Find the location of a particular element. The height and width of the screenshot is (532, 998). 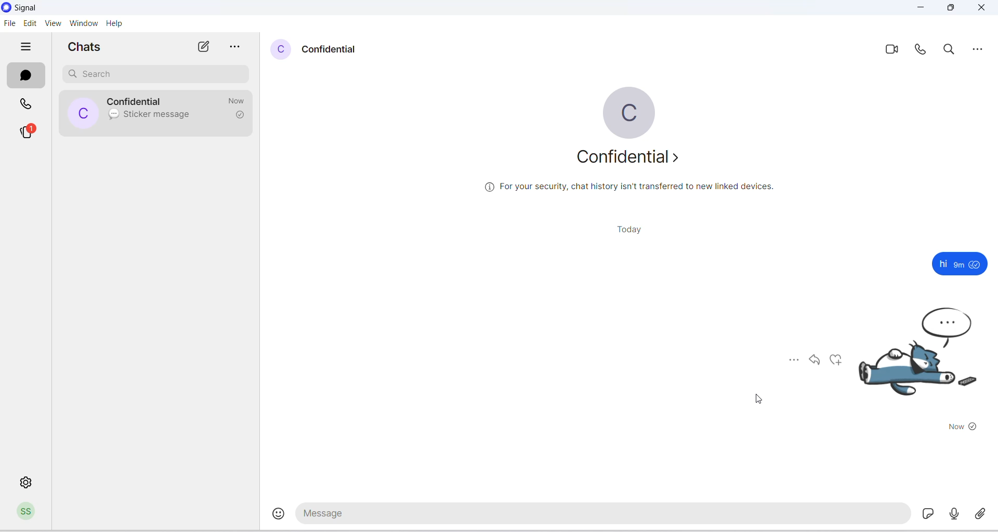

maximize is located at coordinates (953, 9).